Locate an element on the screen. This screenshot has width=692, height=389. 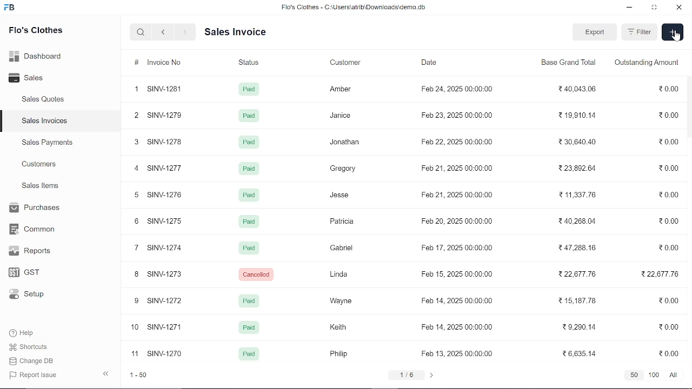
search is located at coordinates (142, 33).